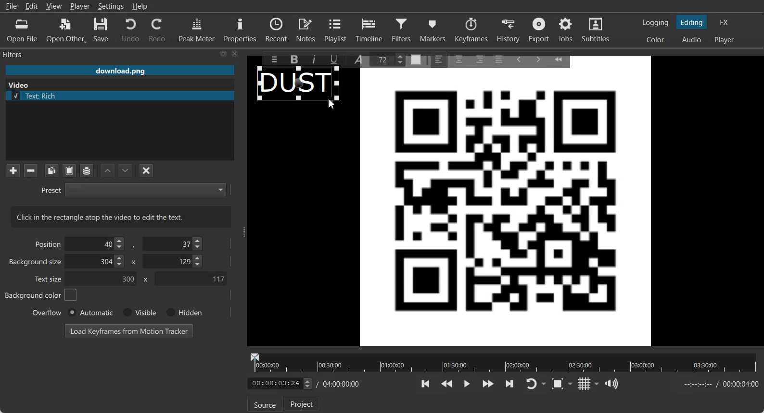  I want to click on x, so click(144, 279).